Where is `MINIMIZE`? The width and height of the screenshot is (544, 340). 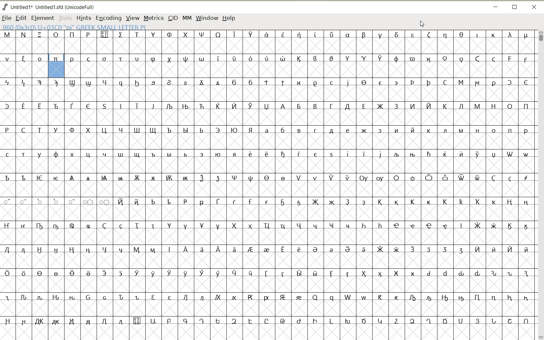 MINIMIZE is located at coordinates (496, 7).